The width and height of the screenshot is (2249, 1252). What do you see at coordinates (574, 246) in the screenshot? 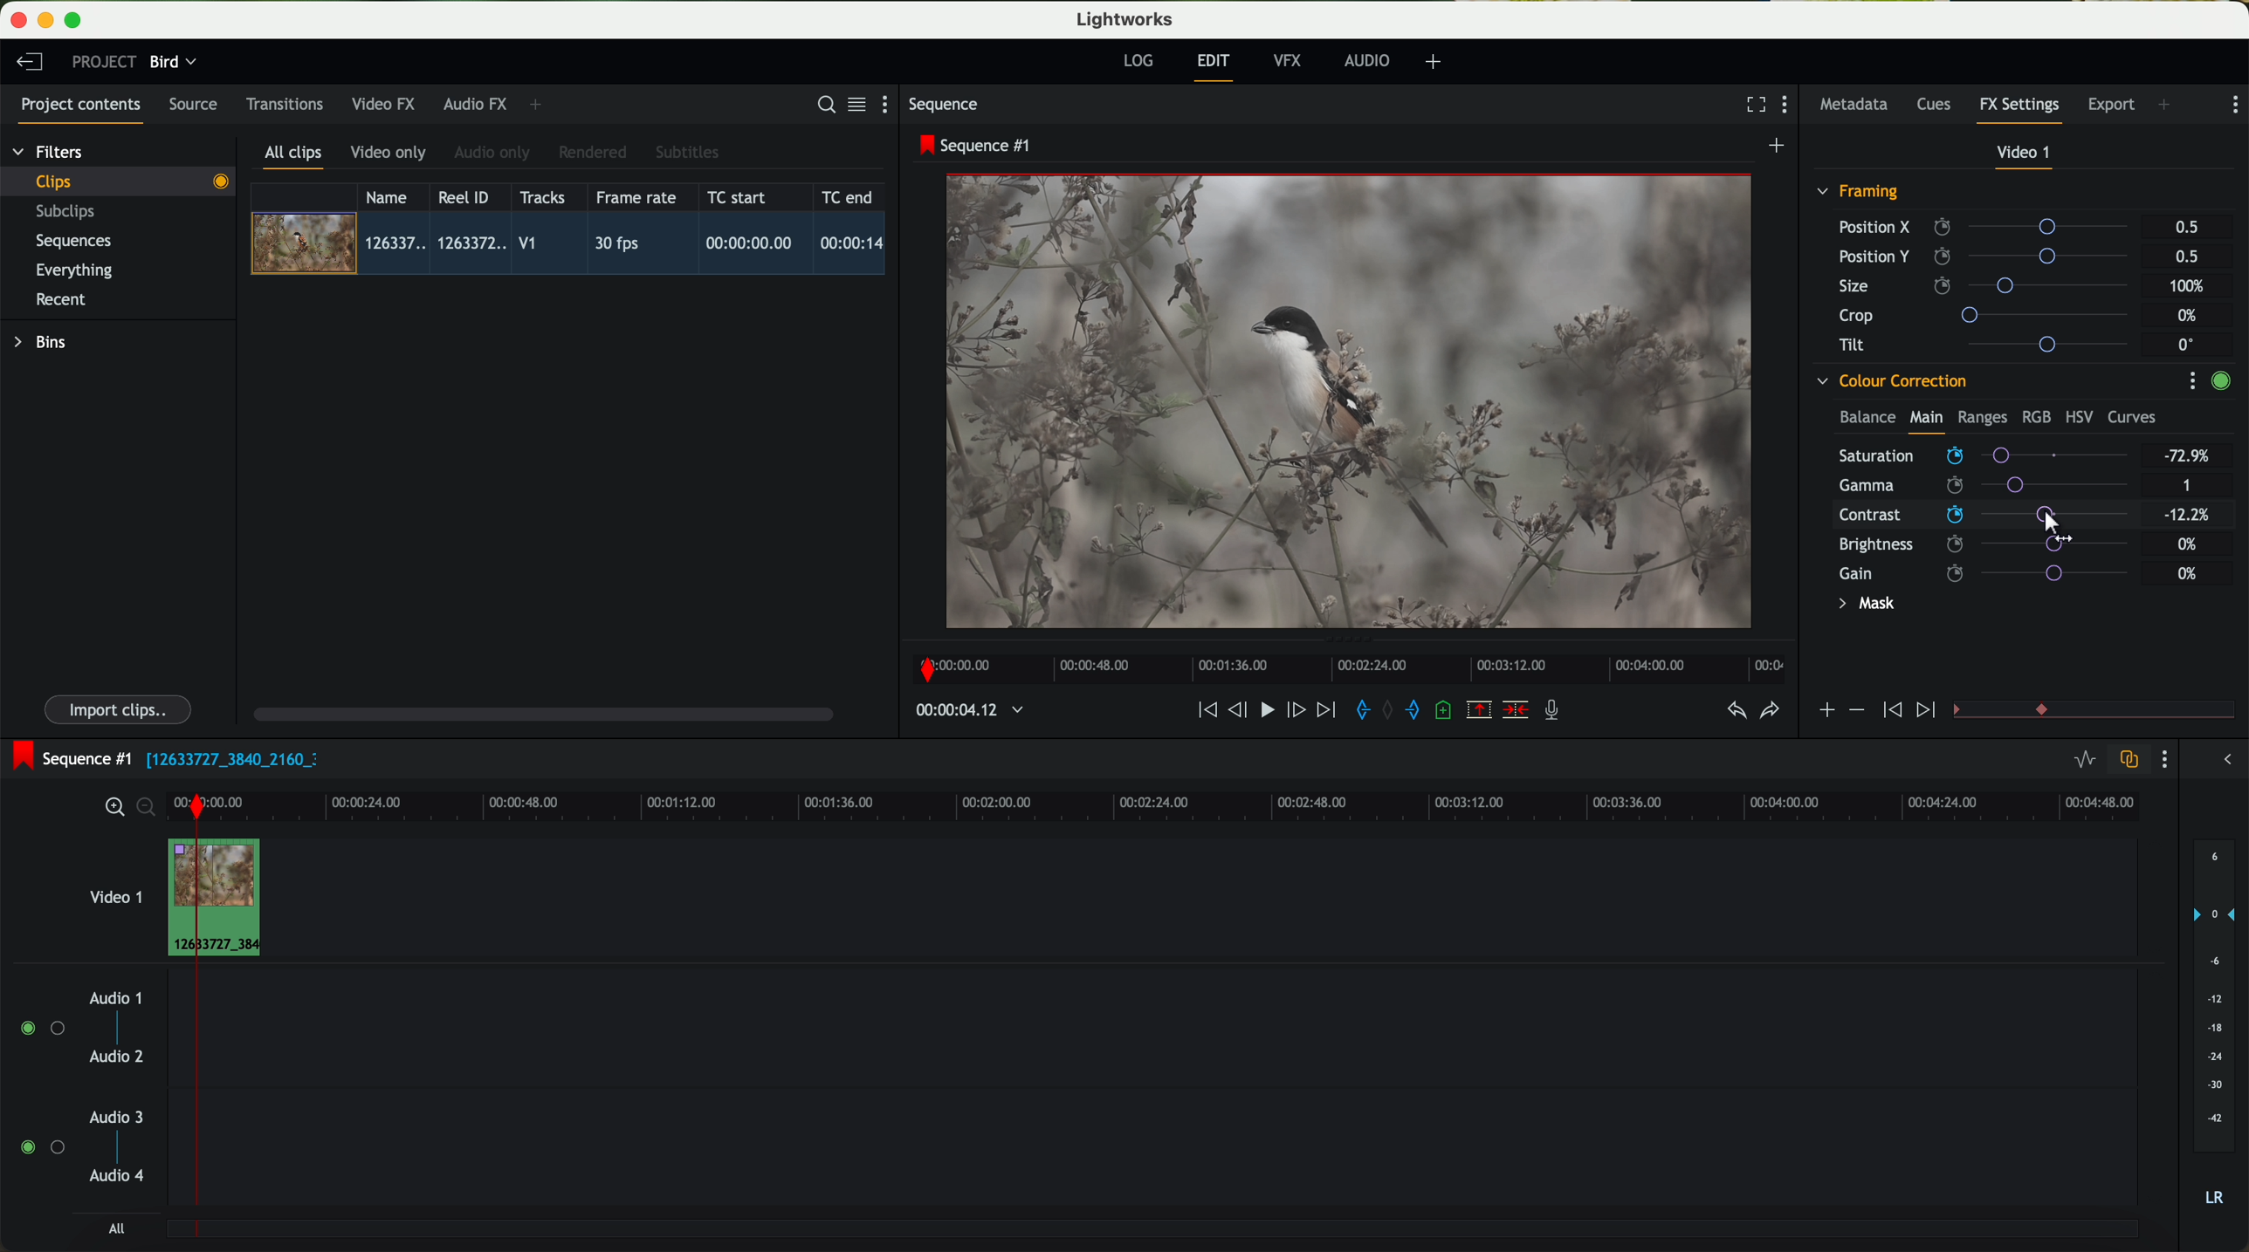
I see `click on video` at bounding box center [574, 246].